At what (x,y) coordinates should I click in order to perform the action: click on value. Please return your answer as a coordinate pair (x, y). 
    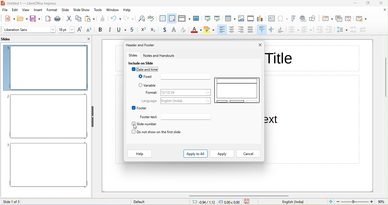
    Looking at the image, I should click on (381, 202).